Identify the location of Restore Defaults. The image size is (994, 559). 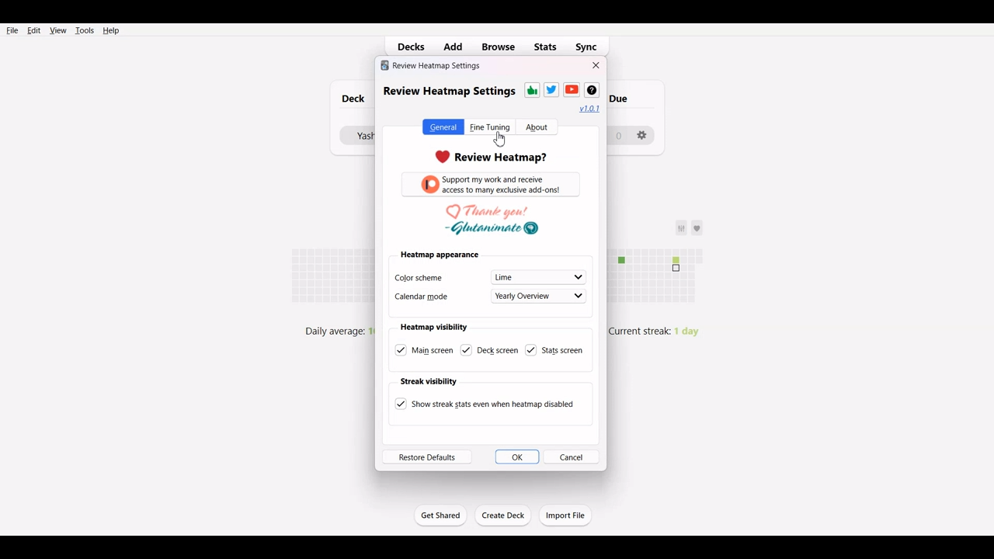
(427, 457).